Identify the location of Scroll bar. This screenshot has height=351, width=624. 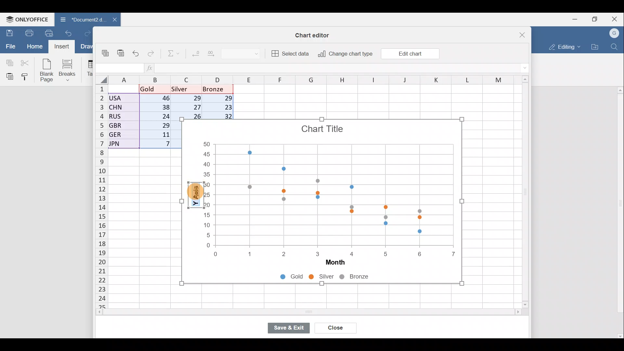
(523, 192).